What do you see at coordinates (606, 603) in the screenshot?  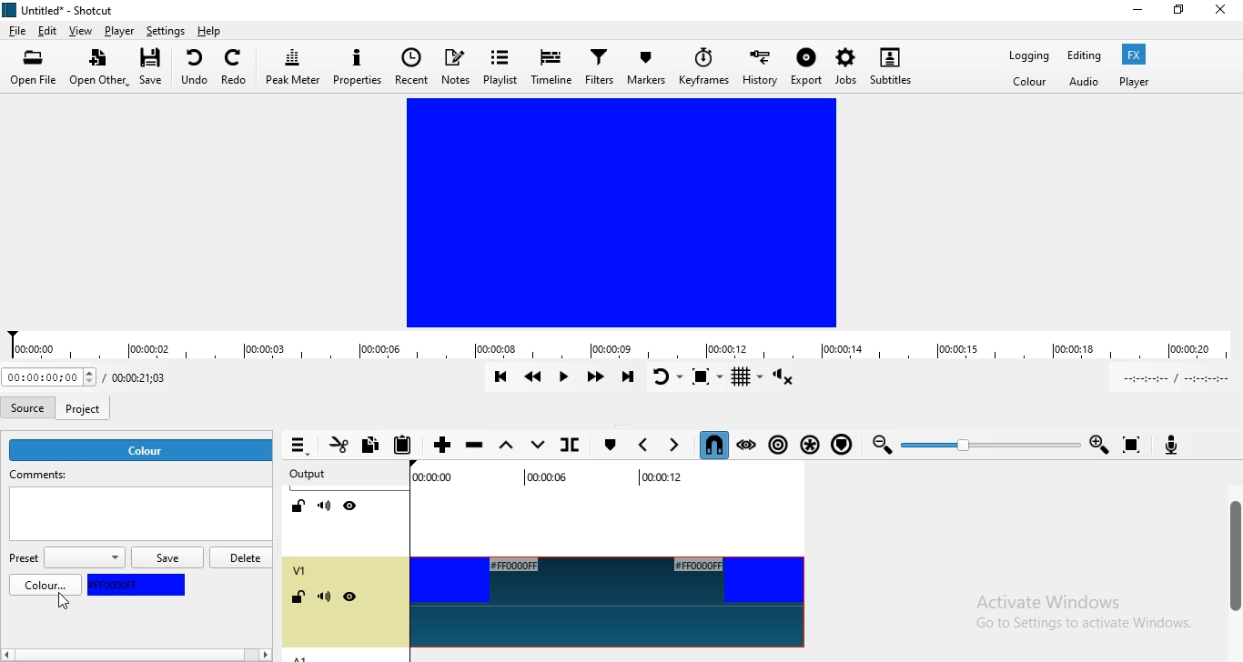 I see `video track` at bounding box center [606, 603].